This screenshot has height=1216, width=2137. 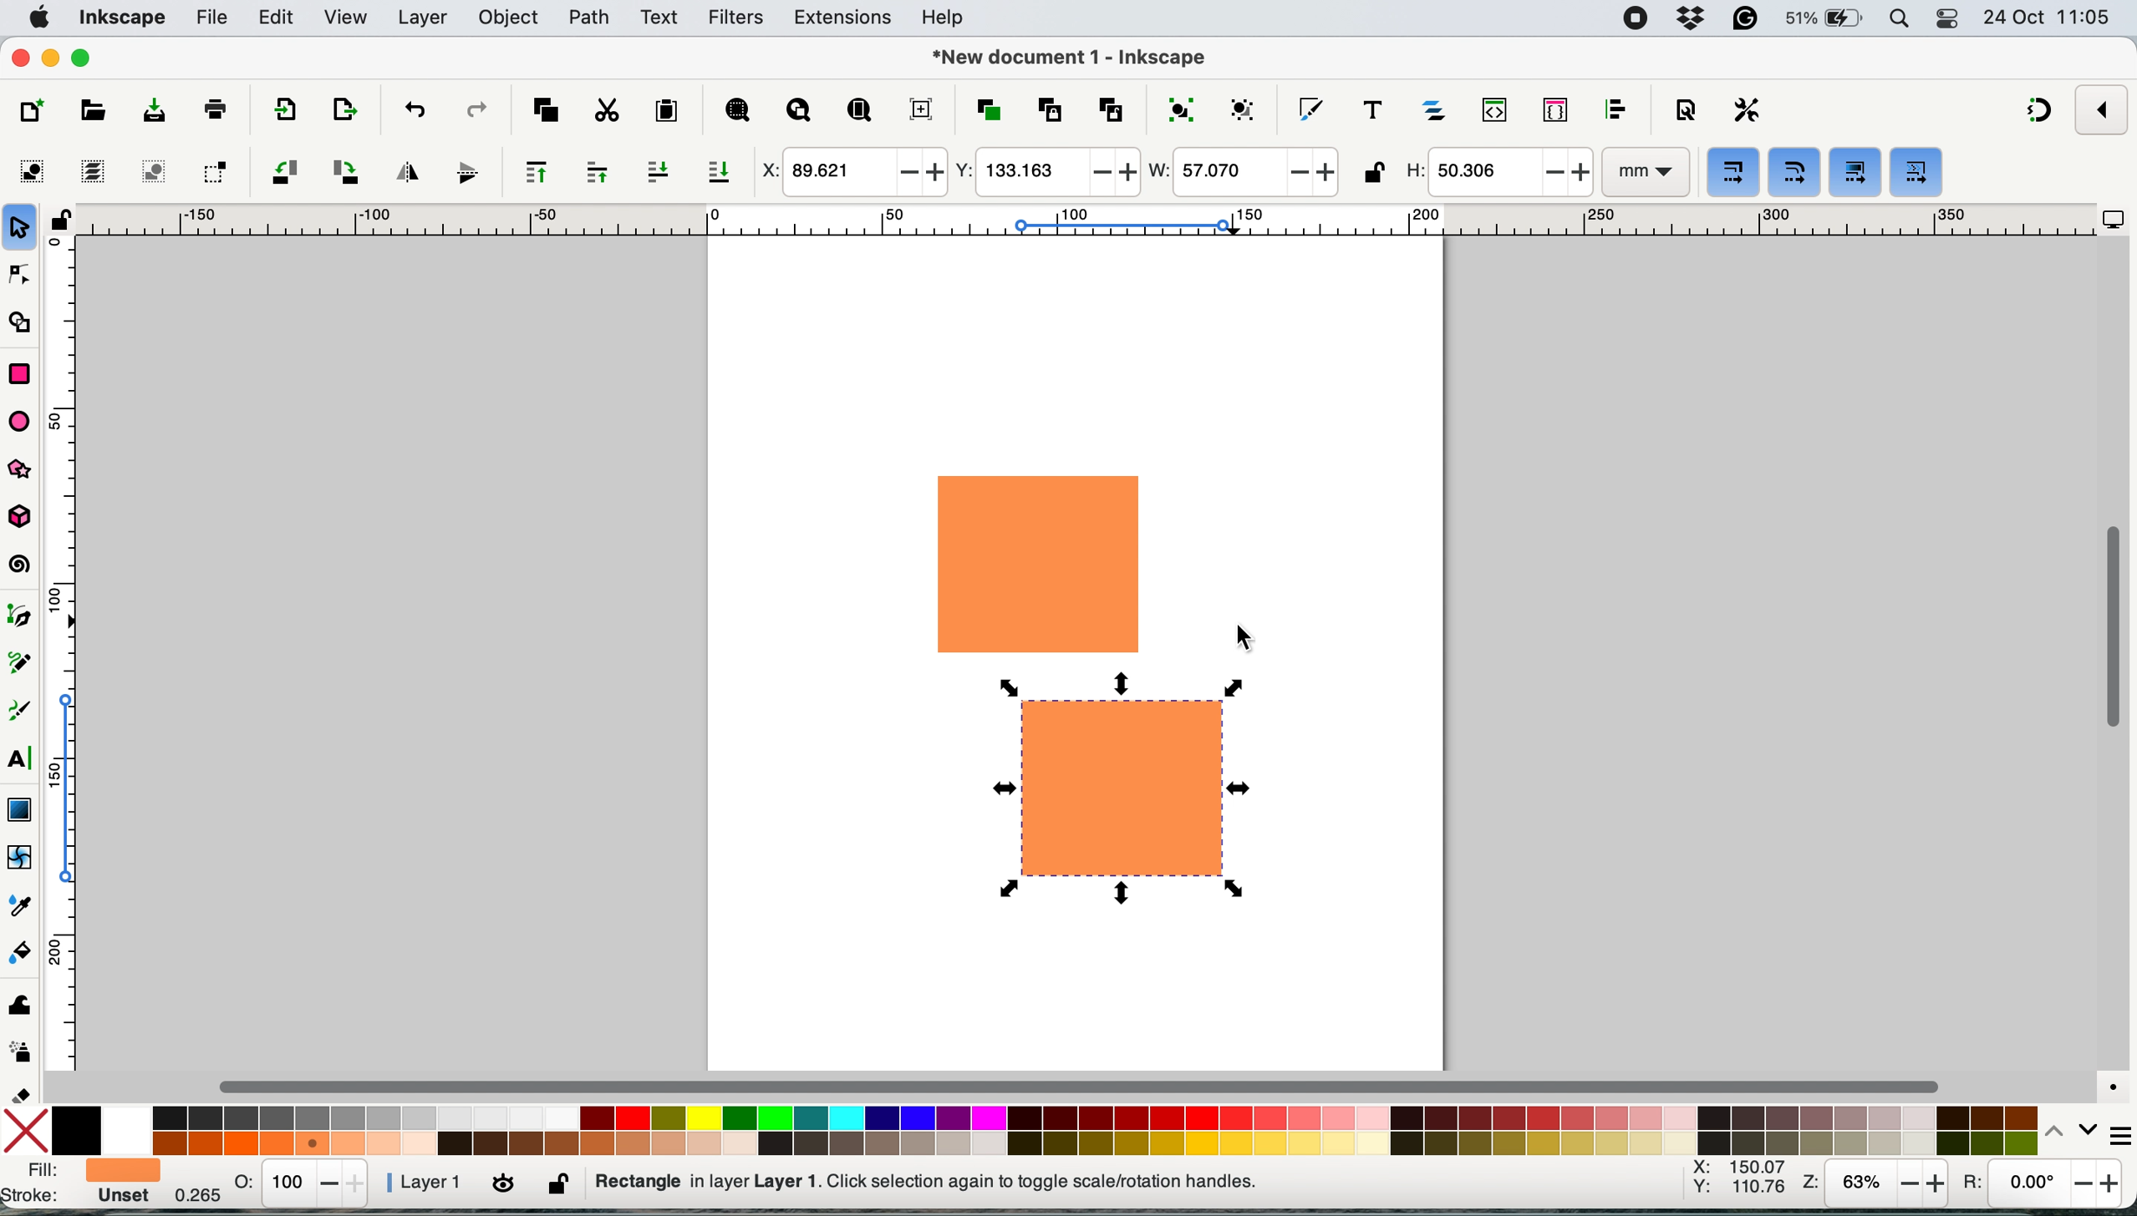 I want to click on perferences, so click(x=1748, y=109).